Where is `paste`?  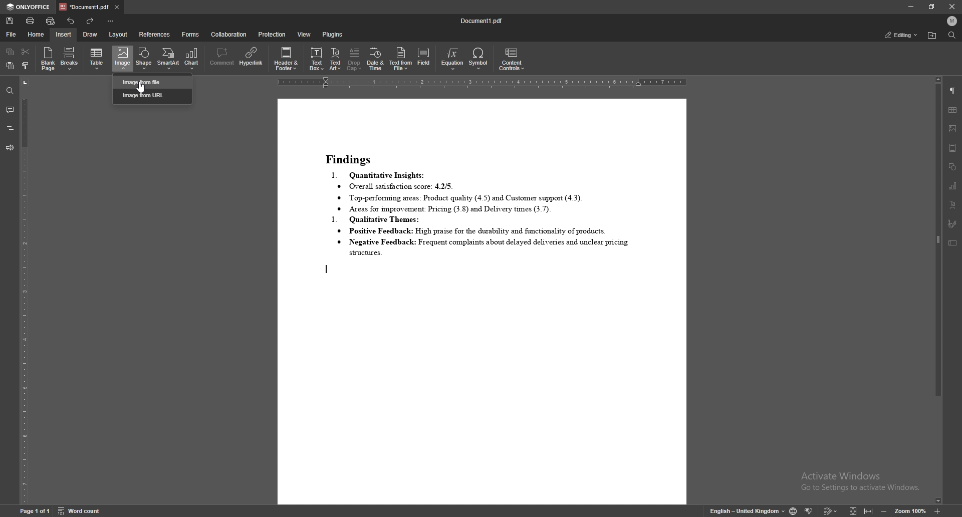 paste is located at coordinates (10, 66).